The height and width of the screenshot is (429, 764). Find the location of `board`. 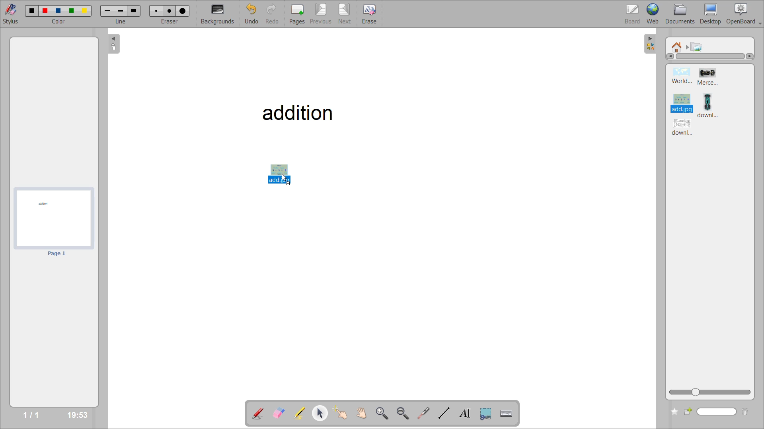

board is located at coordinates (633, 14).